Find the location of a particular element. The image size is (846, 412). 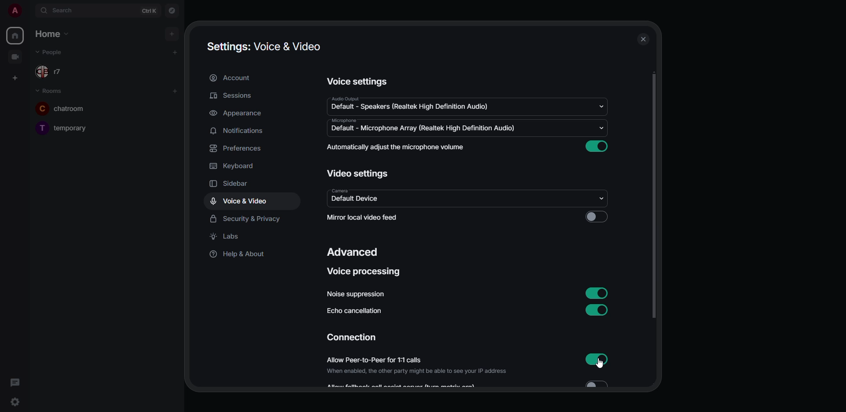

add is located at coordinates (174, 91).